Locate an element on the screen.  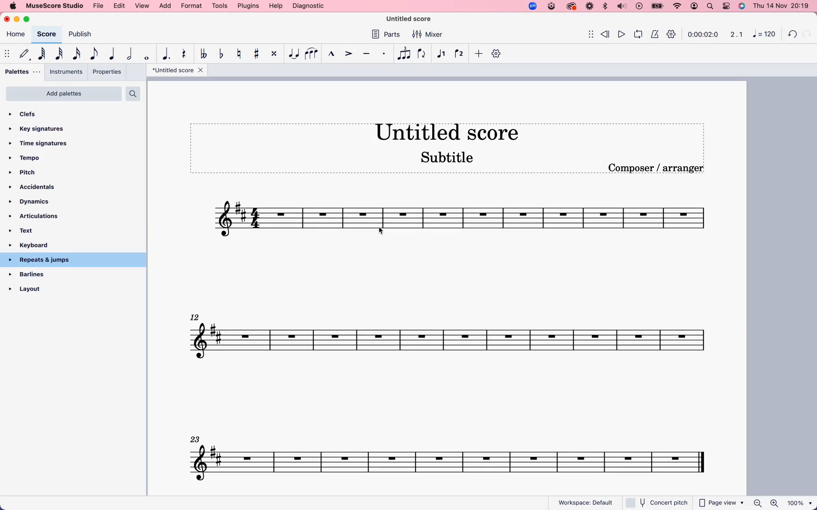
Staccato  is located at coordinates (385, 53).